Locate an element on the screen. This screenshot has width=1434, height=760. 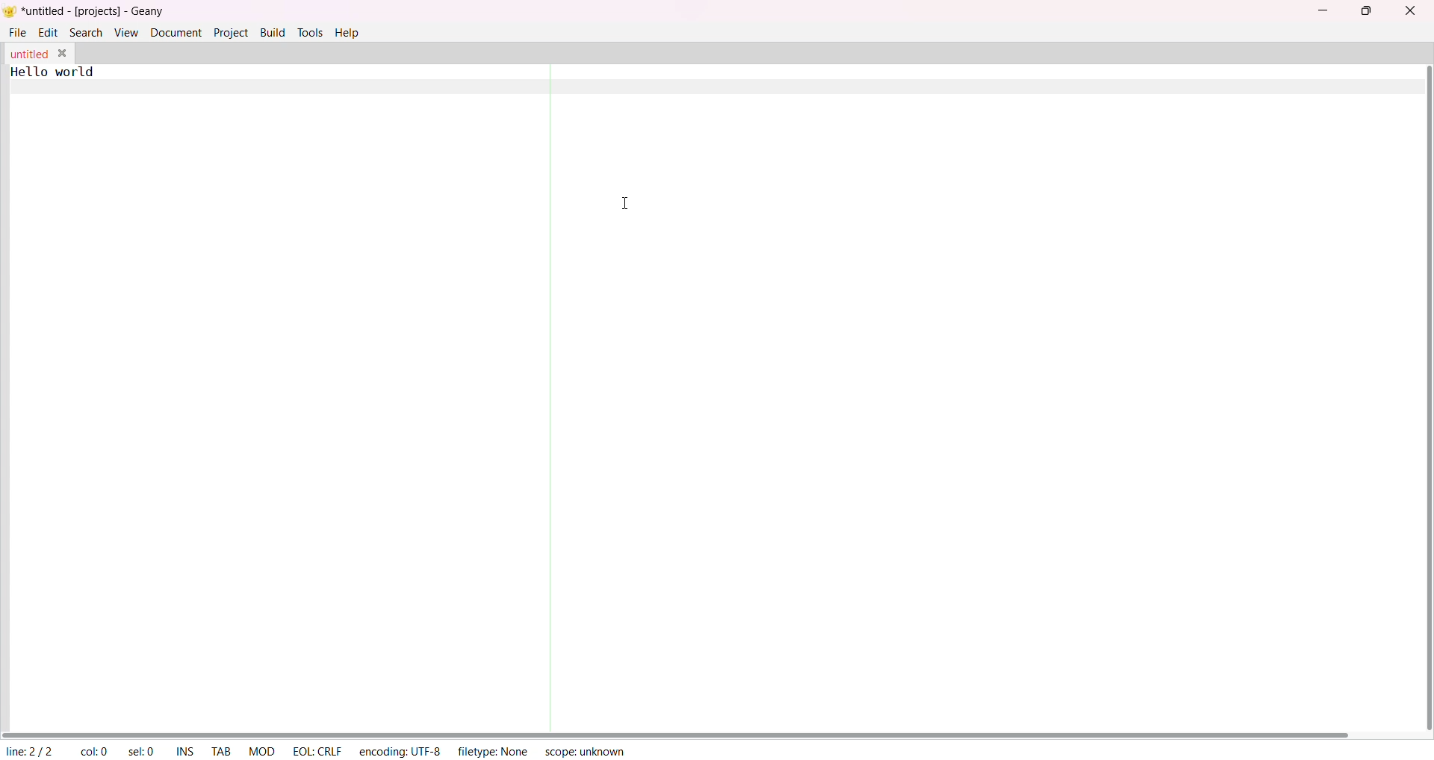
maximize is located at coordinates (1365, 10).